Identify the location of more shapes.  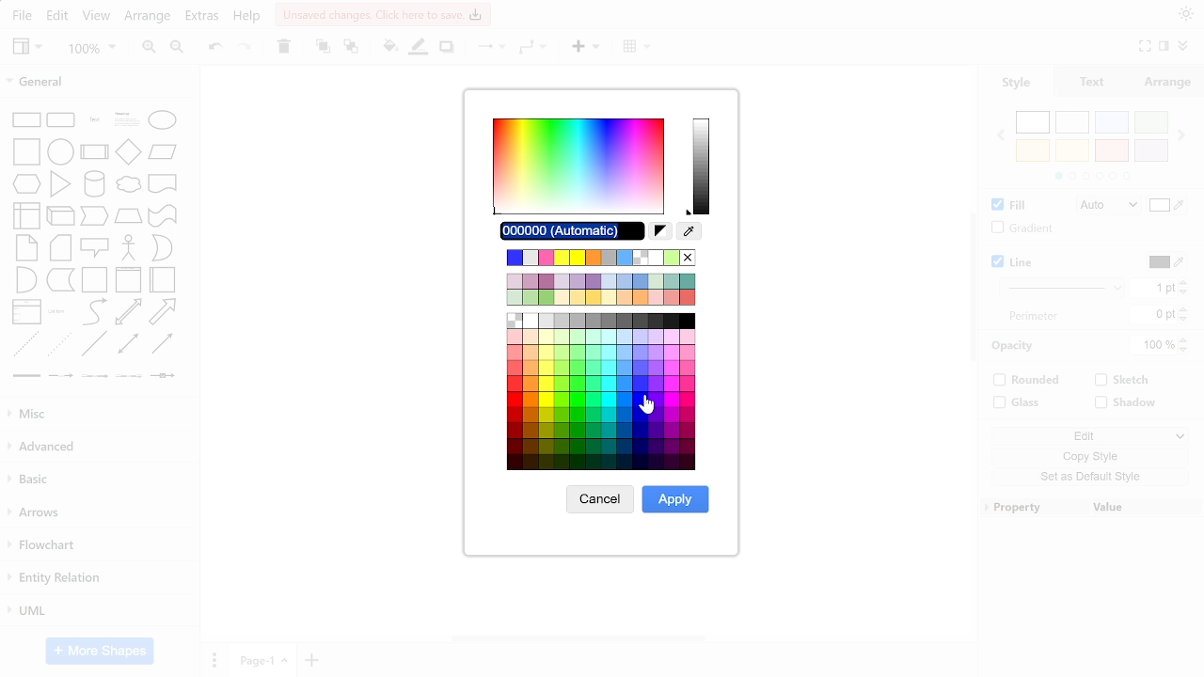
(101, 651).